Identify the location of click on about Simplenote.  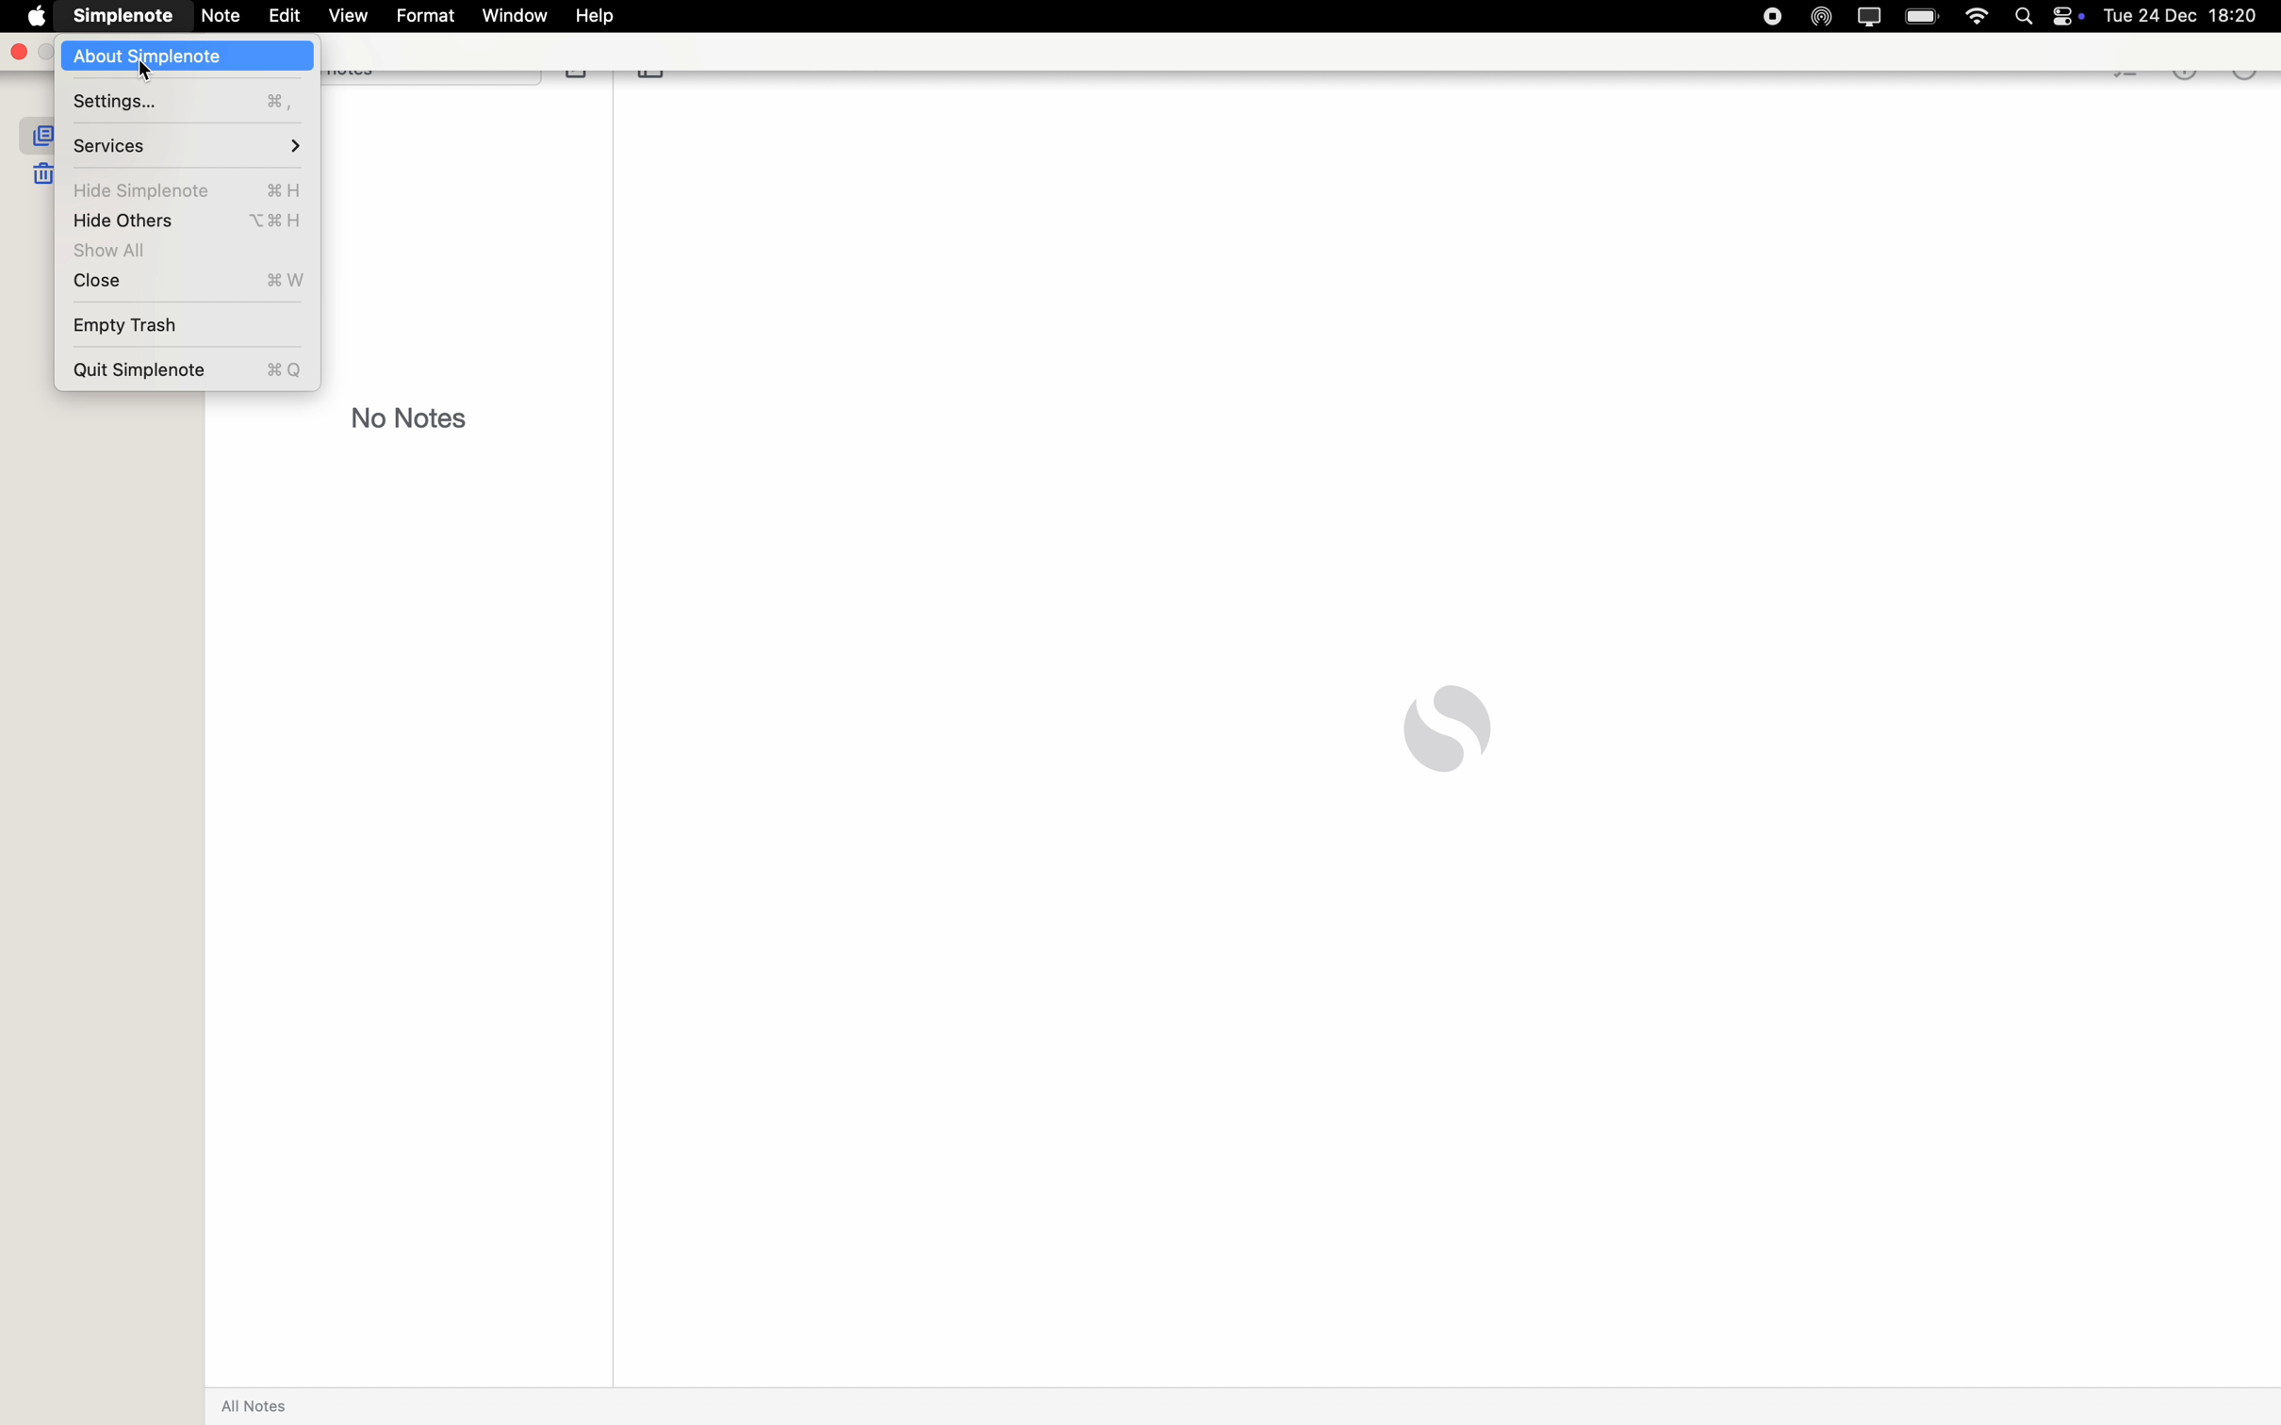
(189, 57).